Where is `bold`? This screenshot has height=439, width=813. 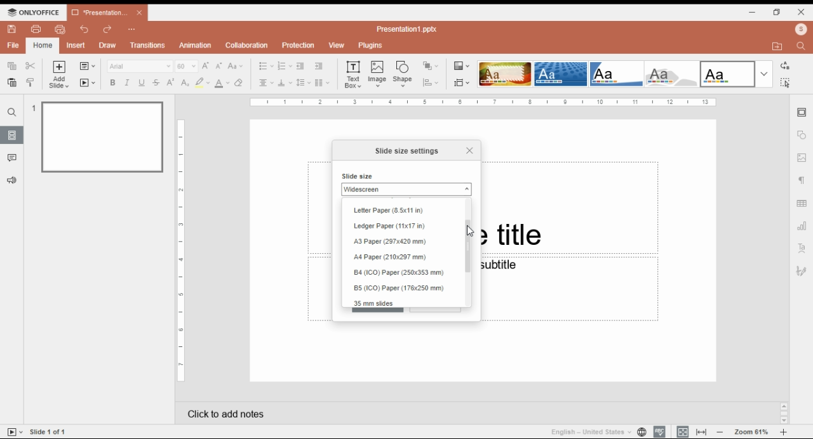 bold is located at coordinates (112, 82).